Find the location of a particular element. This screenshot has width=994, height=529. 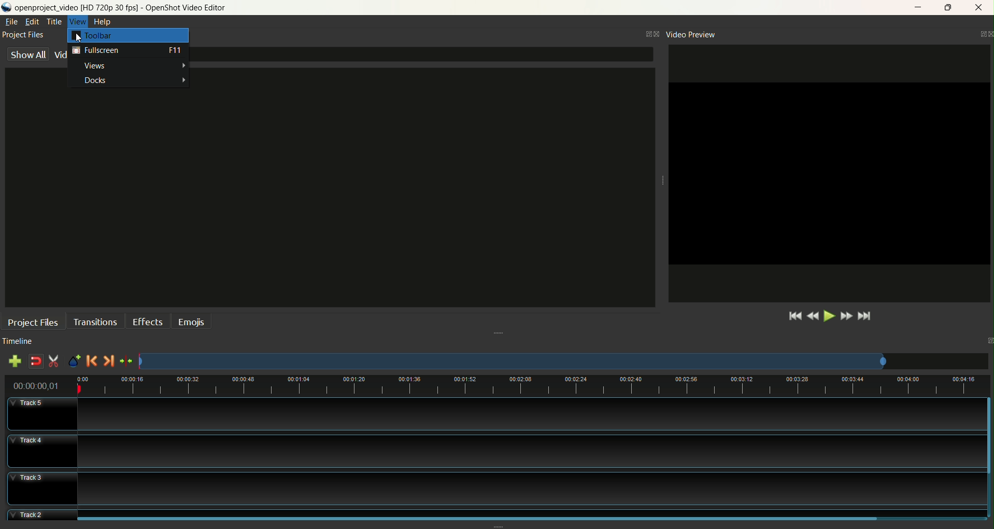

add marker is located at coordinates (76, 361).